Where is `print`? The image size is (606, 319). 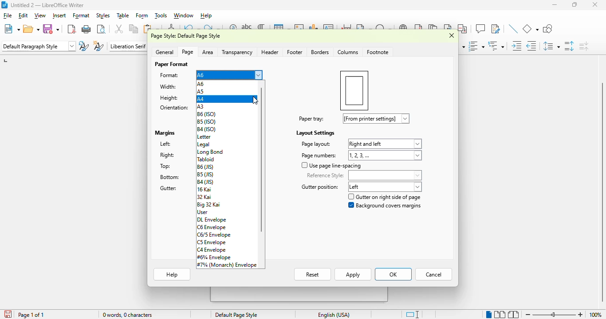
print is located at coordinates (87, 29).